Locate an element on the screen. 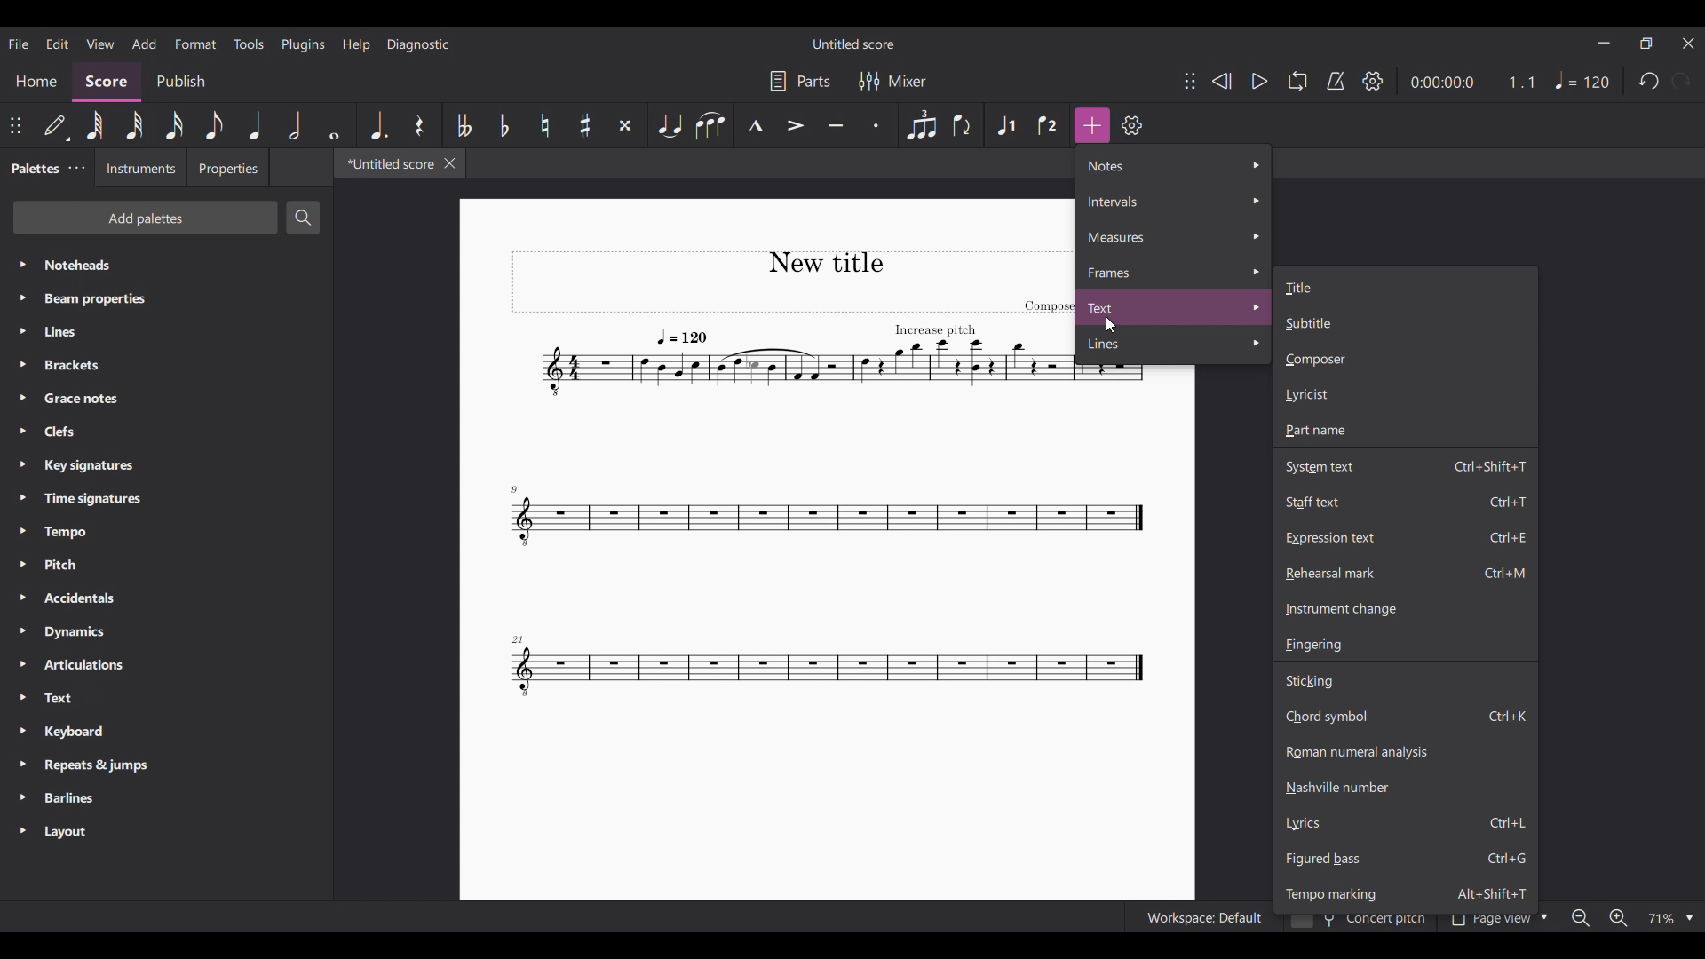  Lines is located at coordinates (166, 331).